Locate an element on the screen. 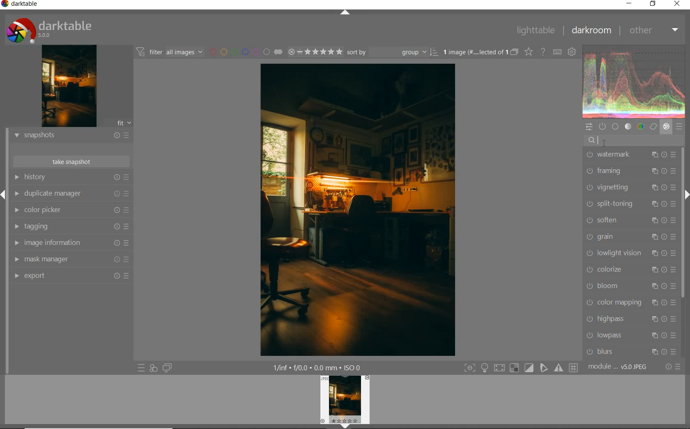 This screenshot has width=690, height=429. display a second darkroom image below is located at coordinates (167, 367).